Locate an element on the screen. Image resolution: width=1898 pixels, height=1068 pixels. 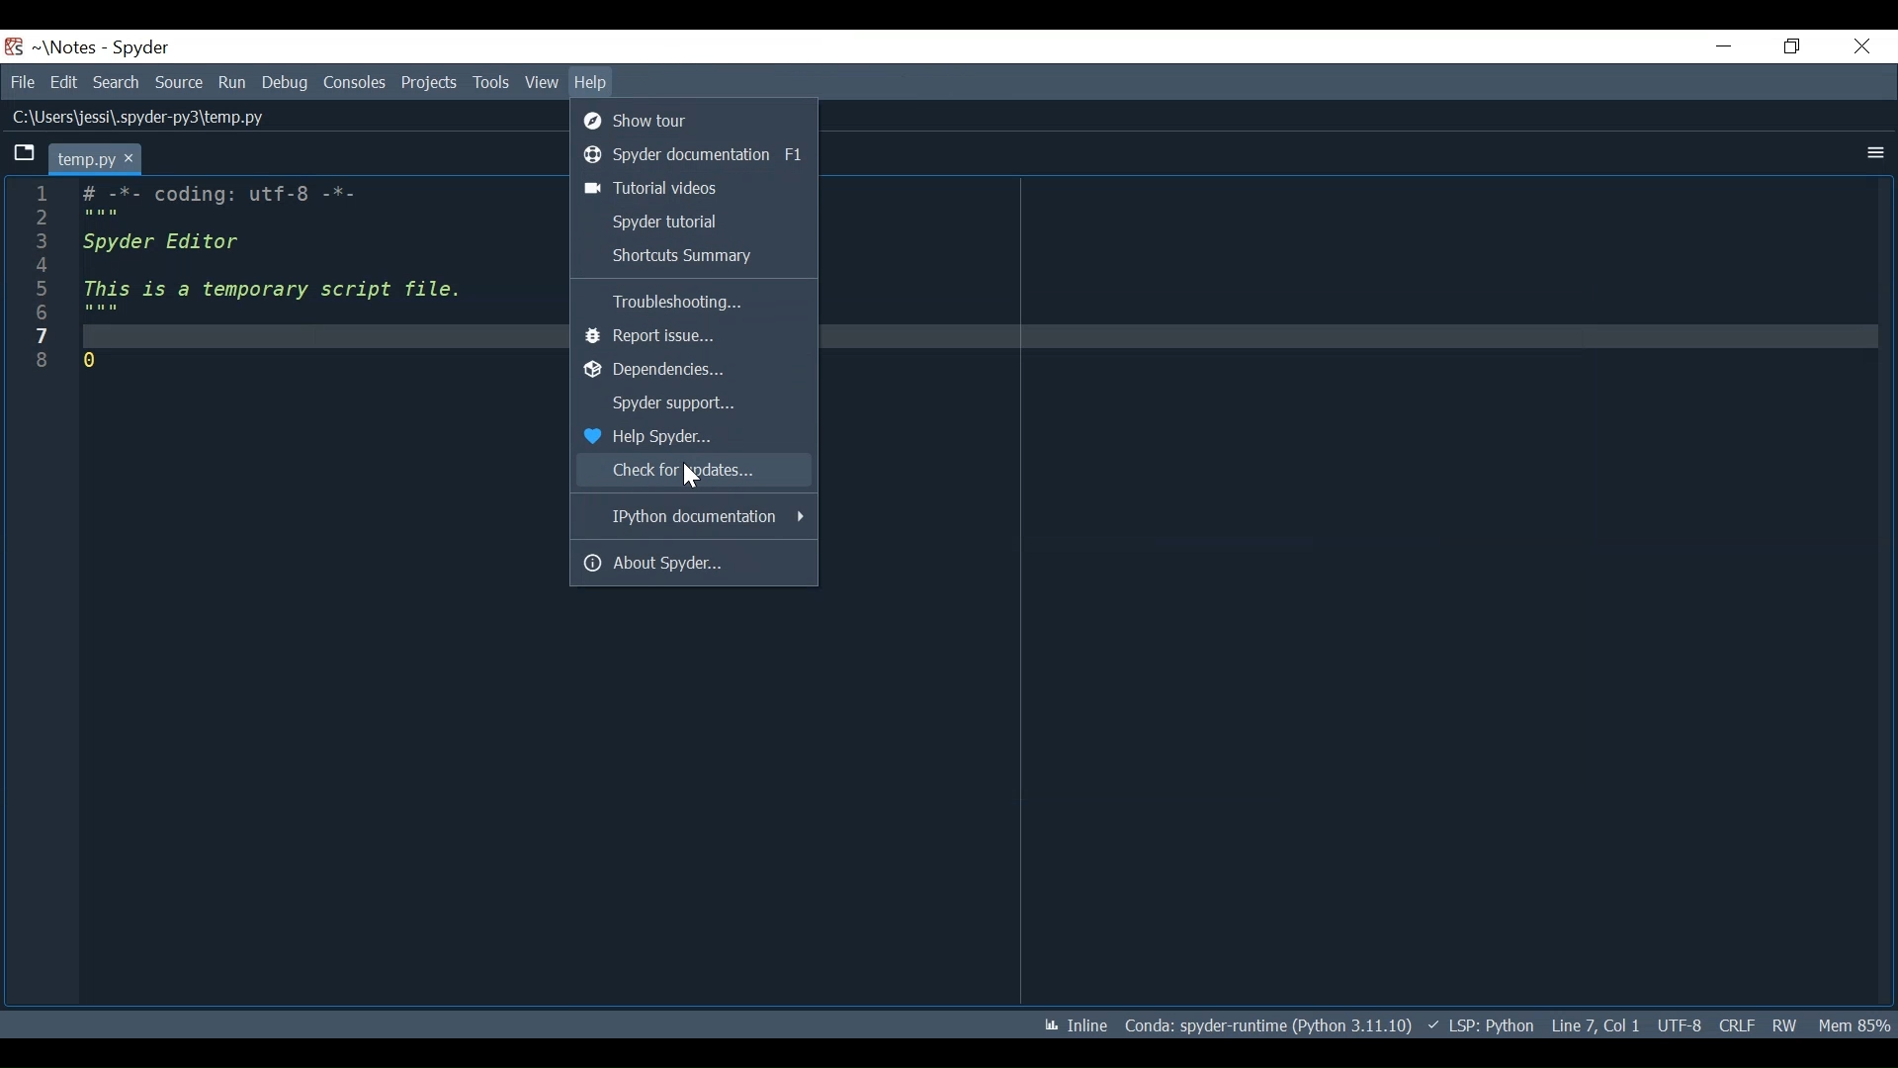
Search is located at coordinates (118, 81).